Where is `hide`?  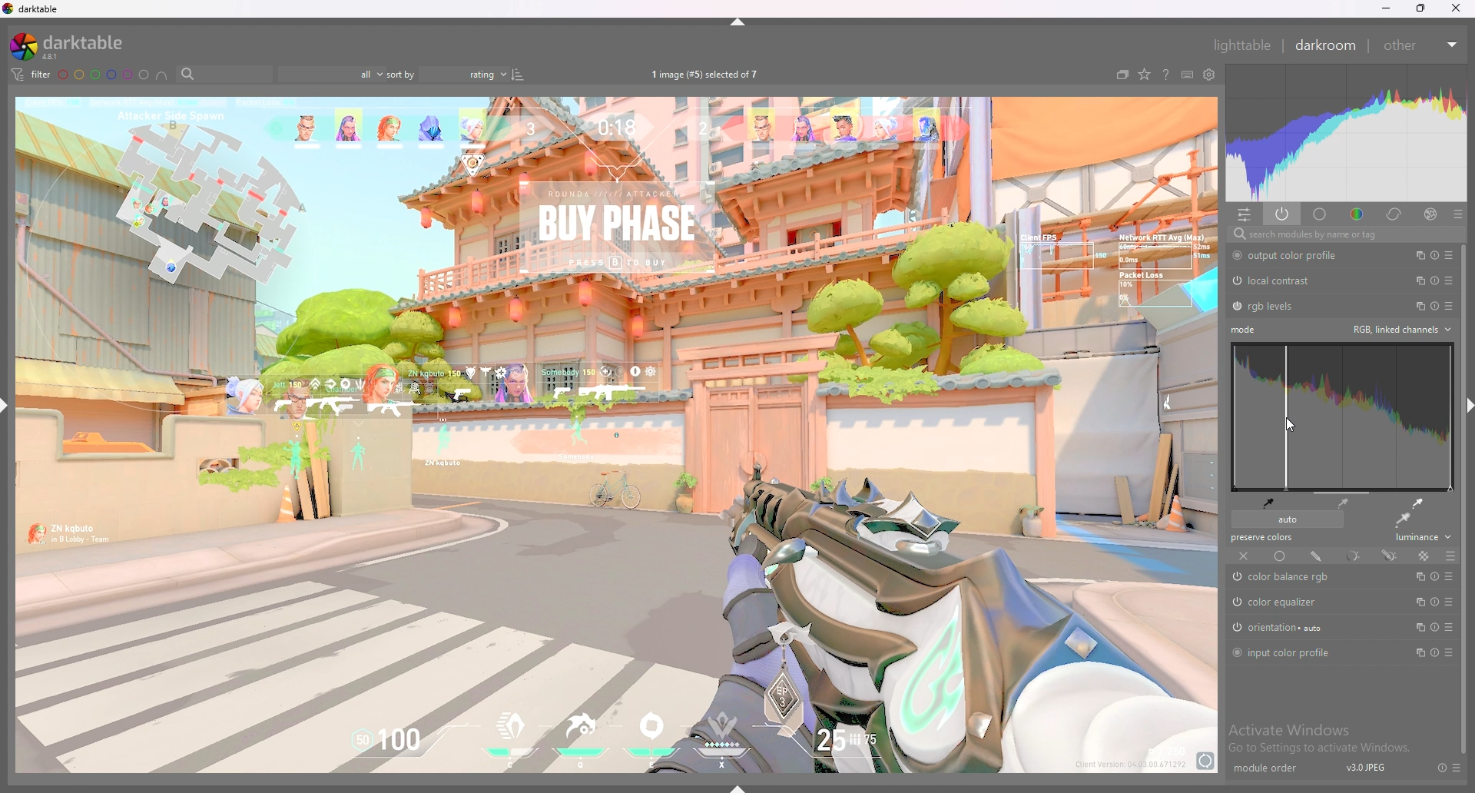
hide is located at coordinates (742, 786).